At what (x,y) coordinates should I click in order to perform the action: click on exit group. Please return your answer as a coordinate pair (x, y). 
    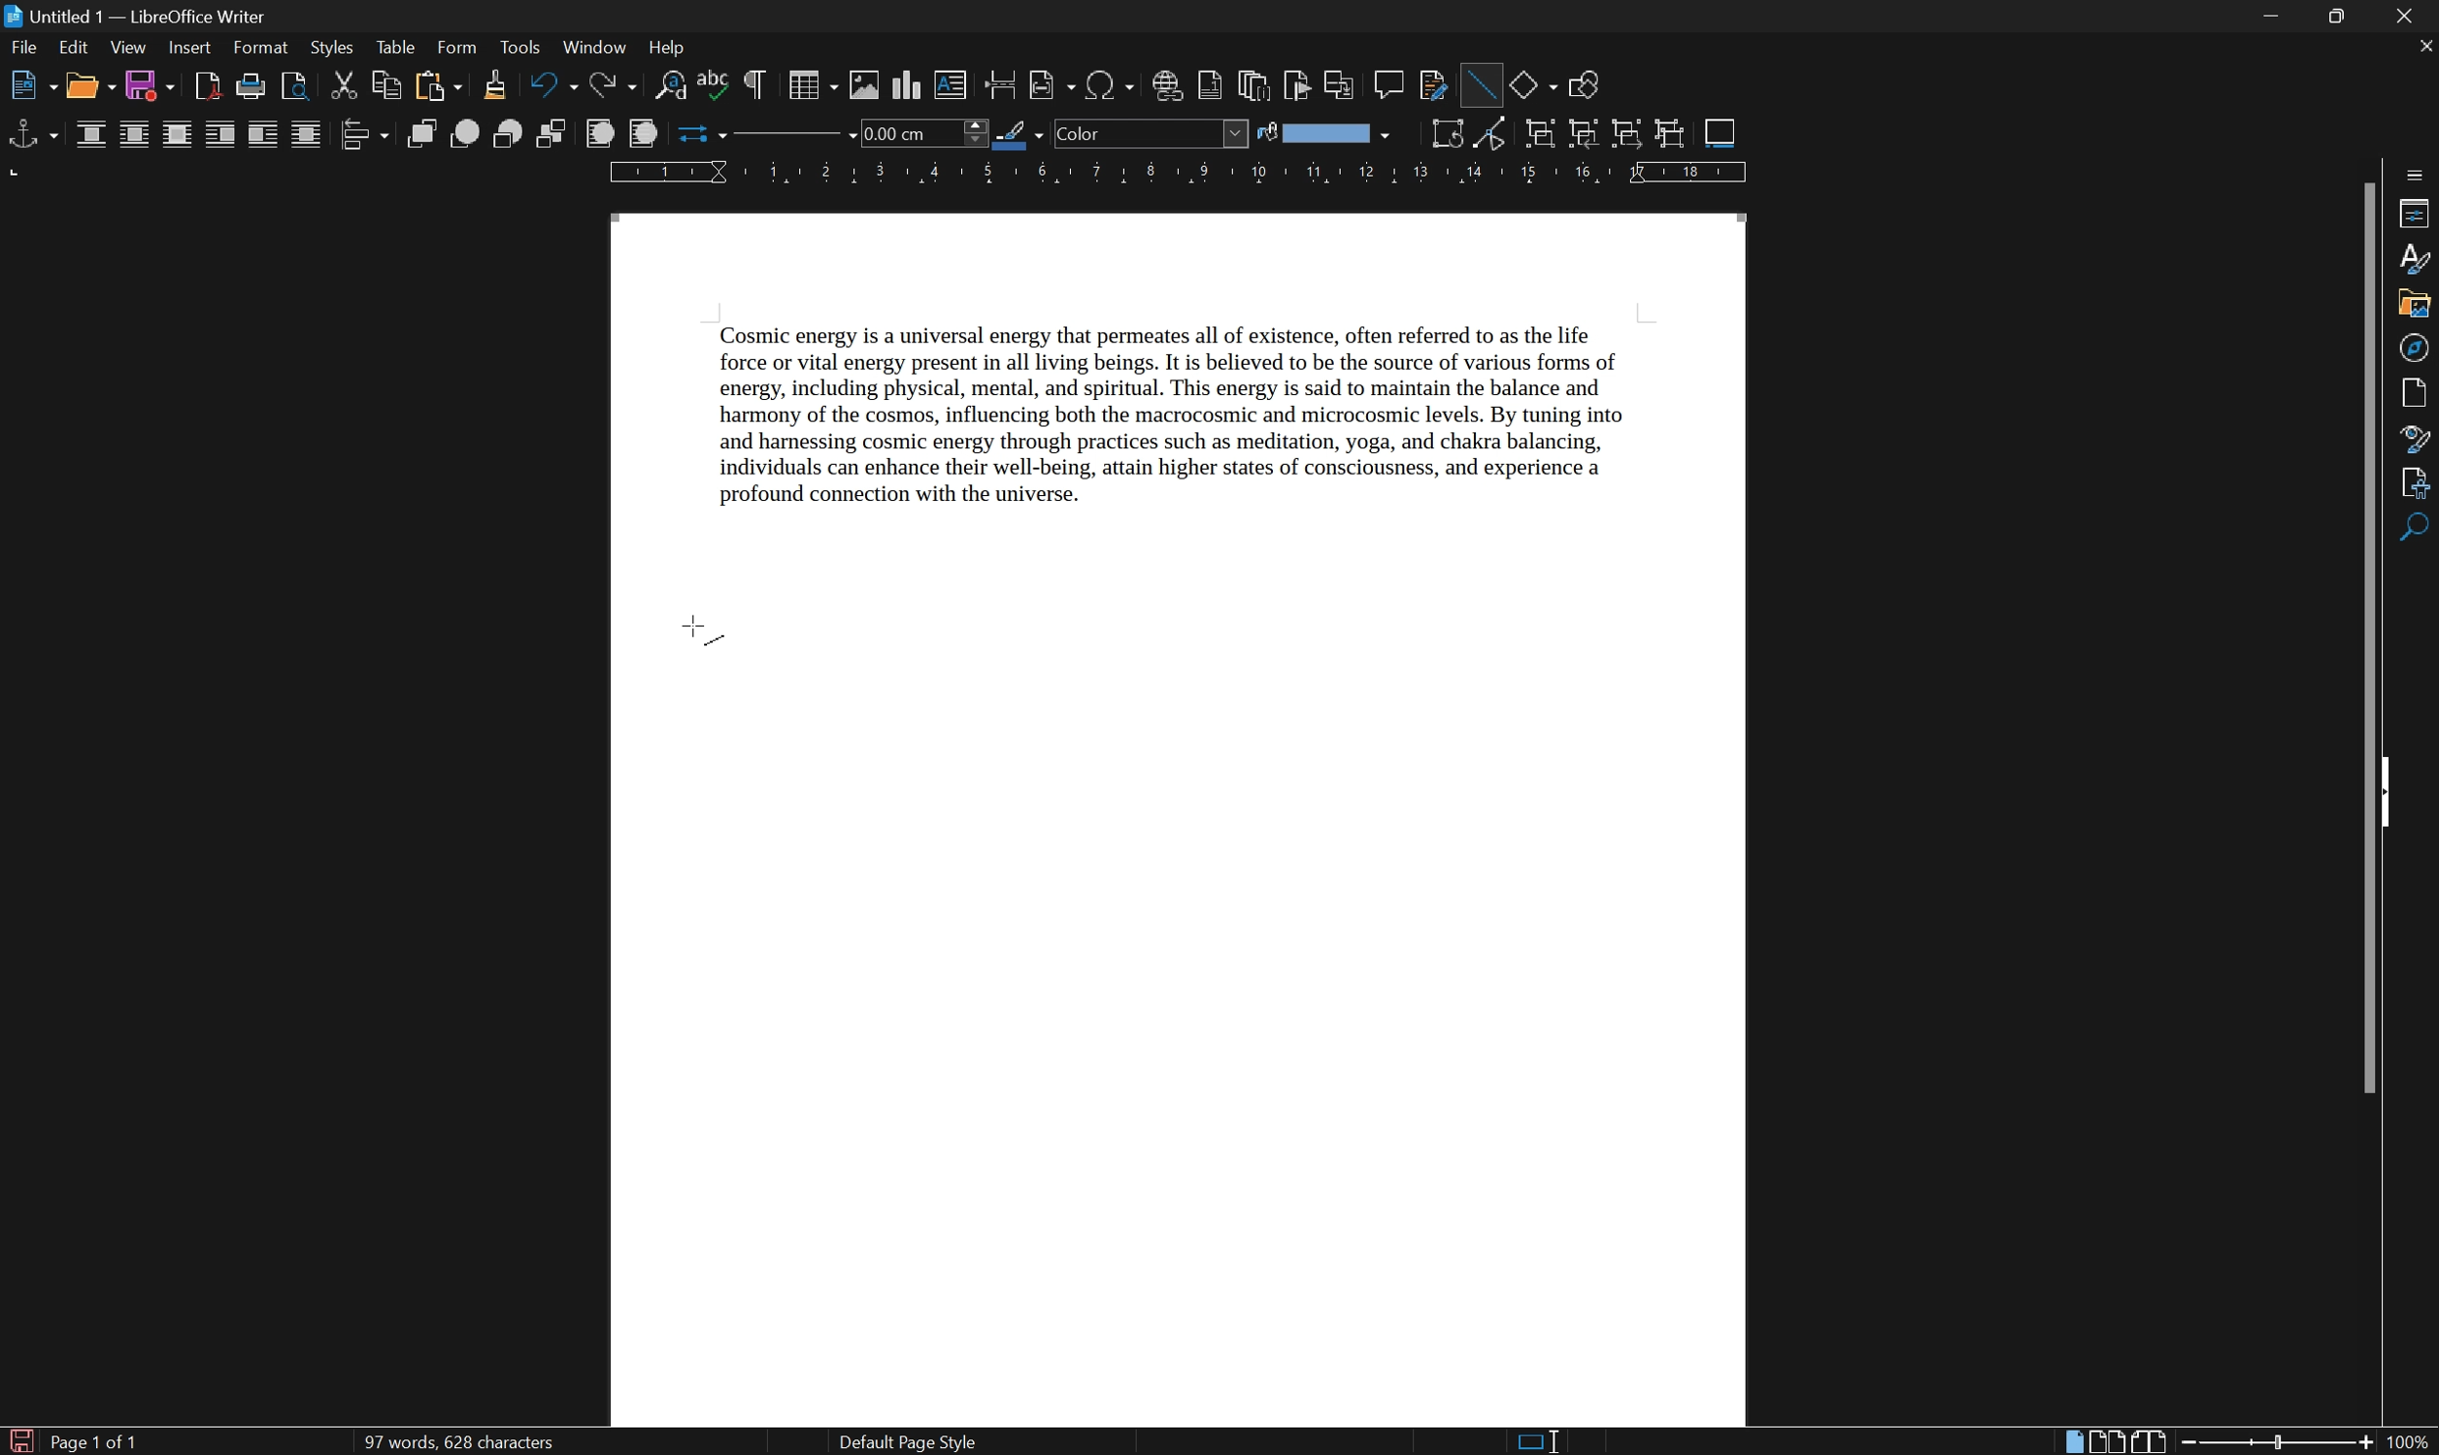
    Looking at the image, I should click on (1630, 135).